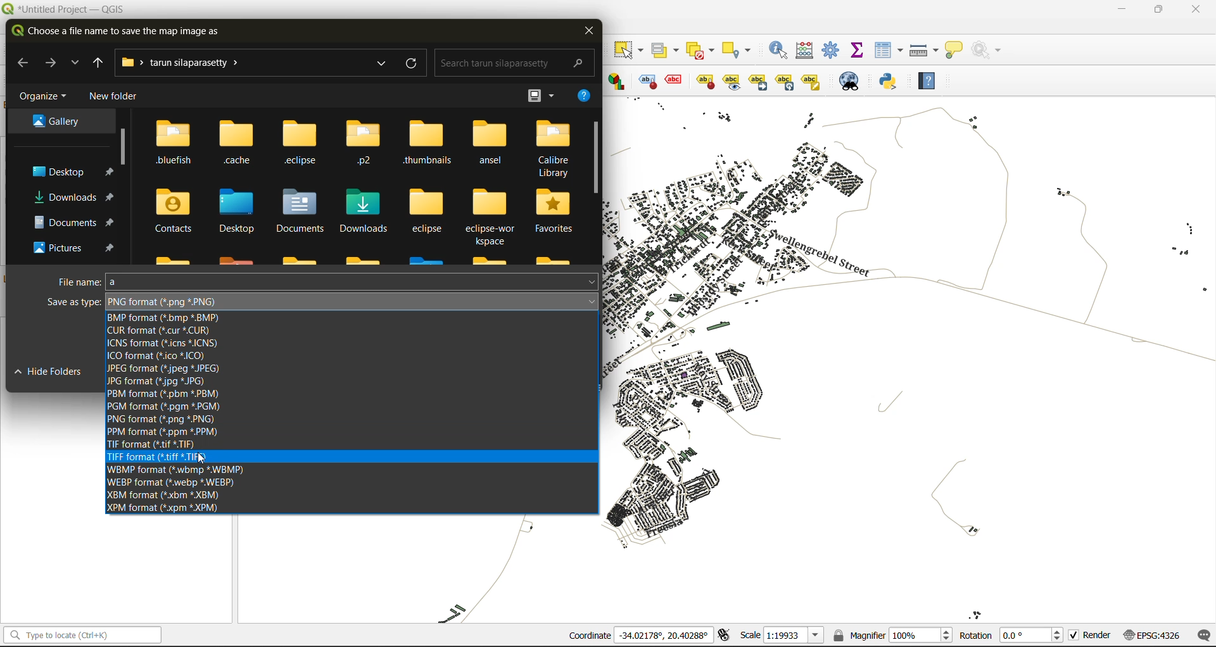  I want to click on pin/unpin lable and diagram, so click(676, 81).